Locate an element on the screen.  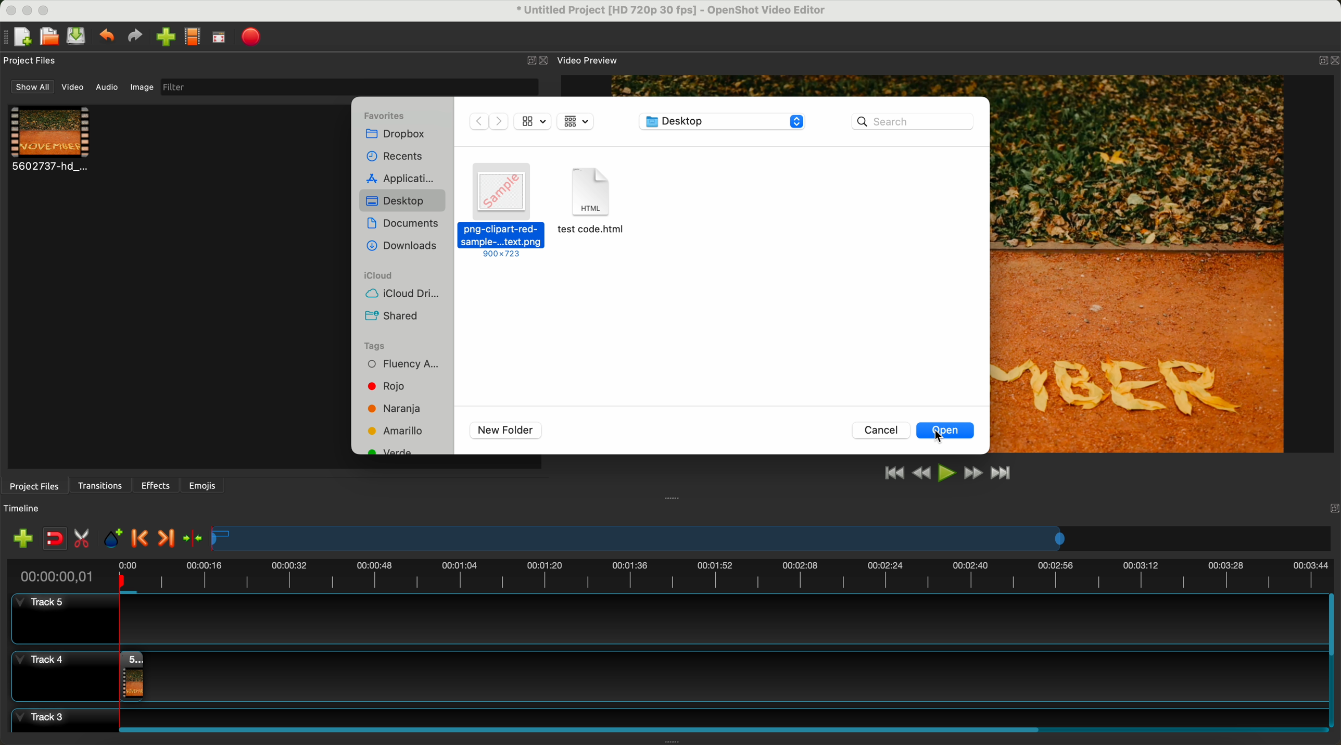
track 5 is located at coordinates (664, 620).